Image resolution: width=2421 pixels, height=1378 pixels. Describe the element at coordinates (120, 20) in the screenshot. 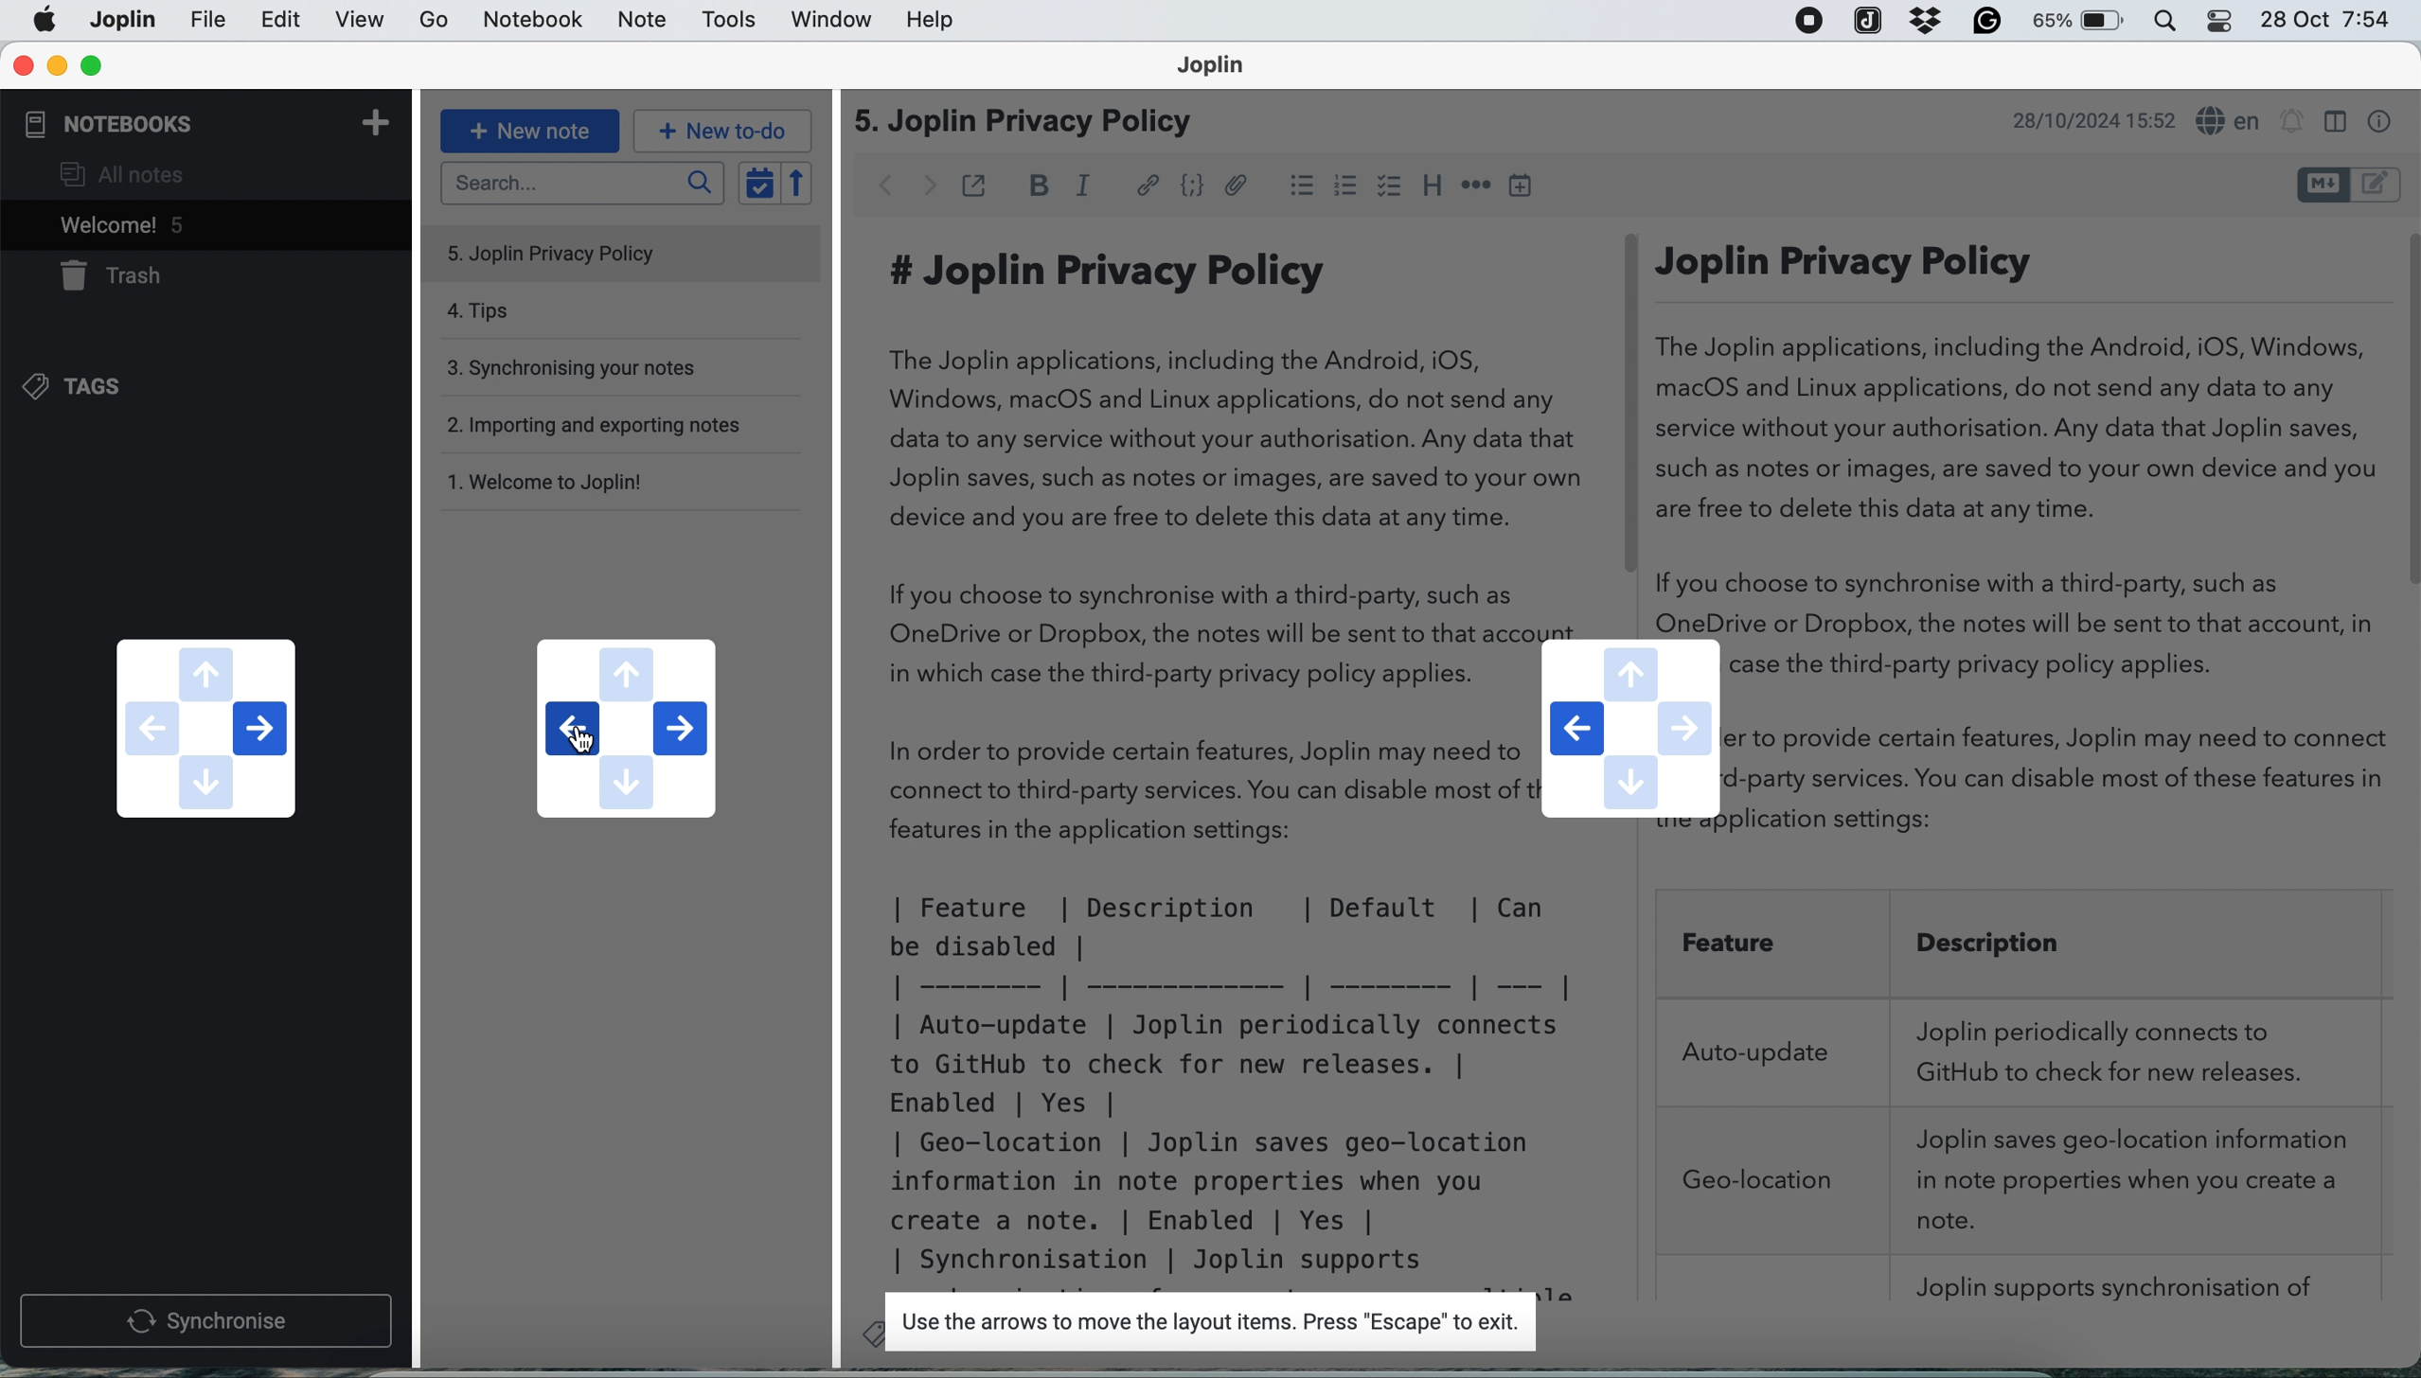

I see `file` at that location.